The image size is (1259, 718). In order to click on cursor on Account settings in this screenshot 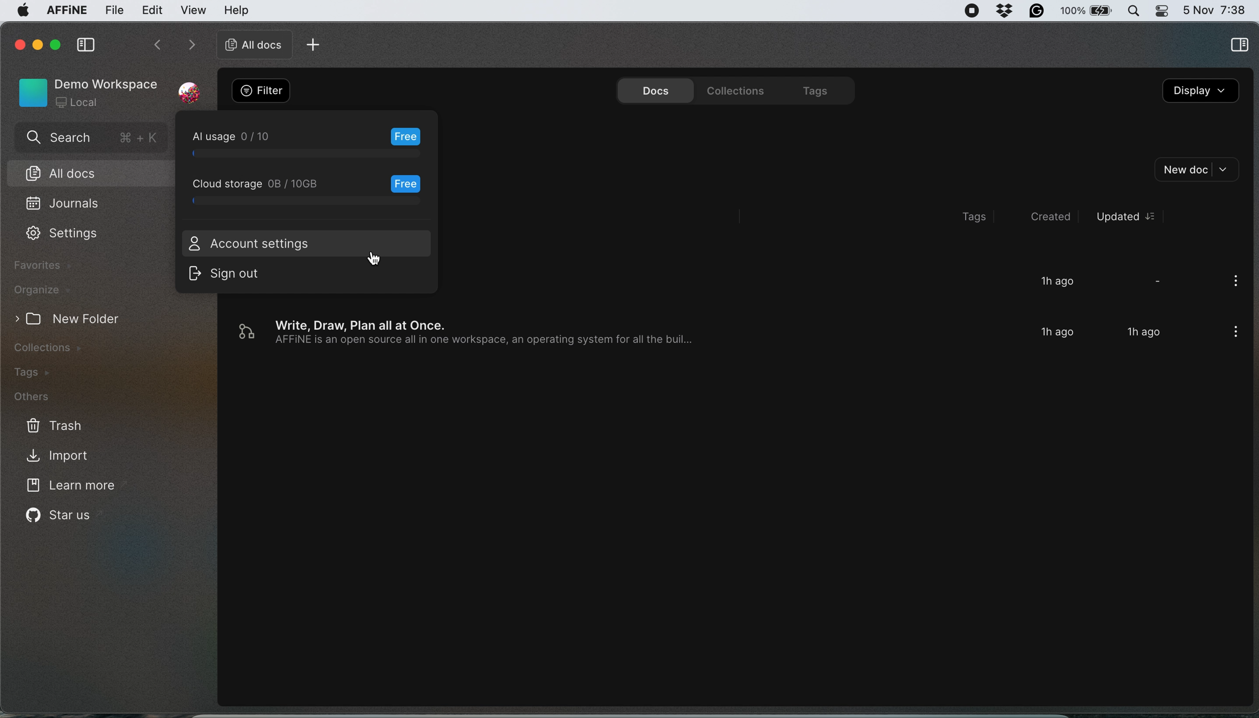, I will do `click(377, 261)`.